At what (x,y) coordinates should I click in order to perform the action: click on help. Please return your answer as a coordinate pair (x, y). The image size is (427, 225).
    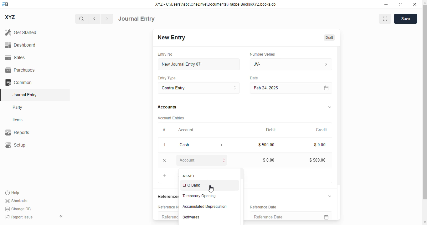
    Looking at the image, I should click on (13, 193).